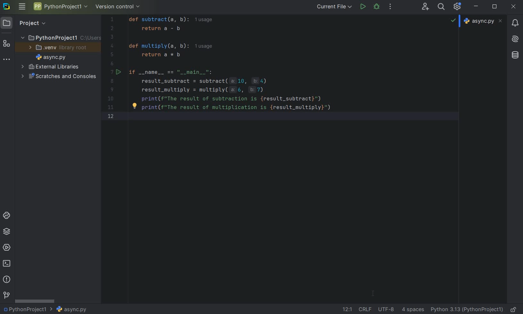  I want to click on project, so click(25, 23).